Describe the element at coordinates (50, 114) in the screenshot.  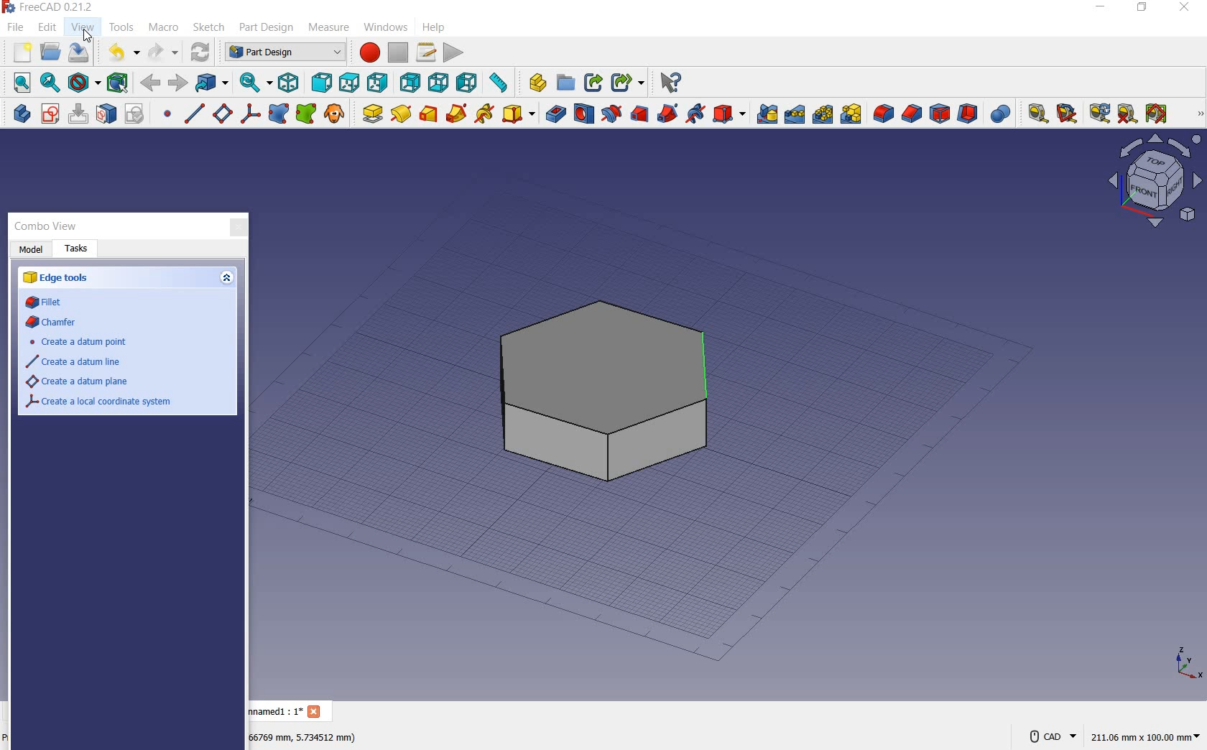
I see `create sketch` at that location.